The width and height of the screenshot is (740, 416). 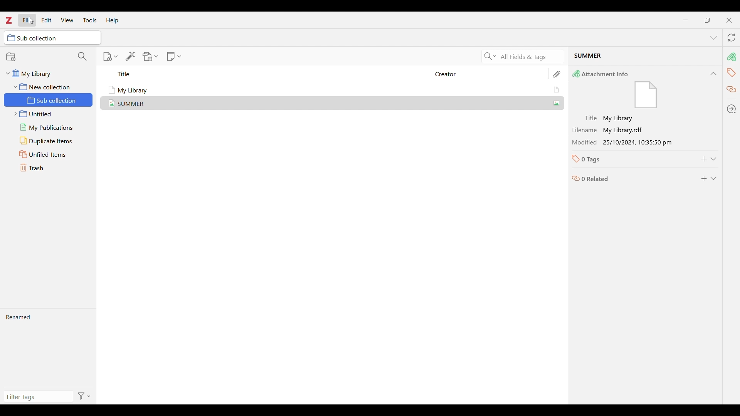 I want to click on Title: My Library, so click(x=631, y=119).